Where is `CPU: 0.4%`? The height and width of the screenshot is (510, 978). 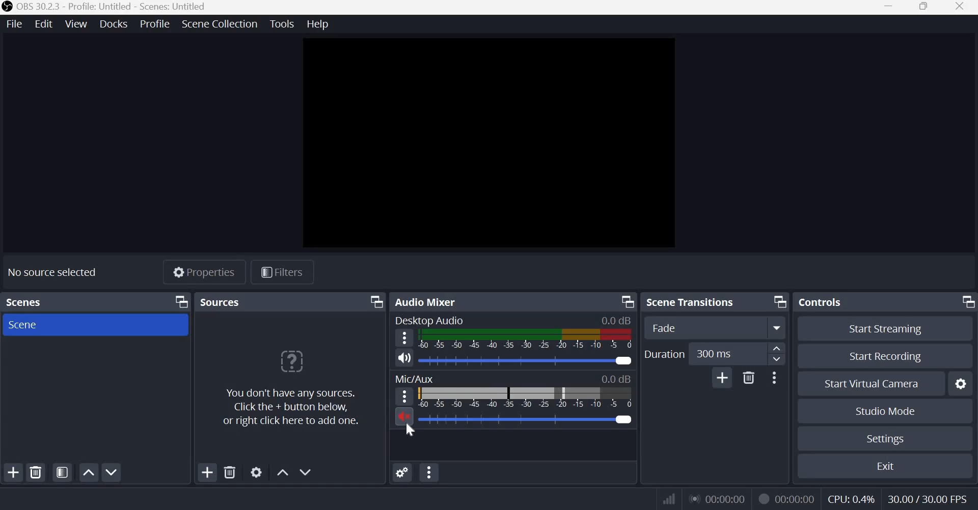 CPU: 0.4% is located at coordinates (851, 497).